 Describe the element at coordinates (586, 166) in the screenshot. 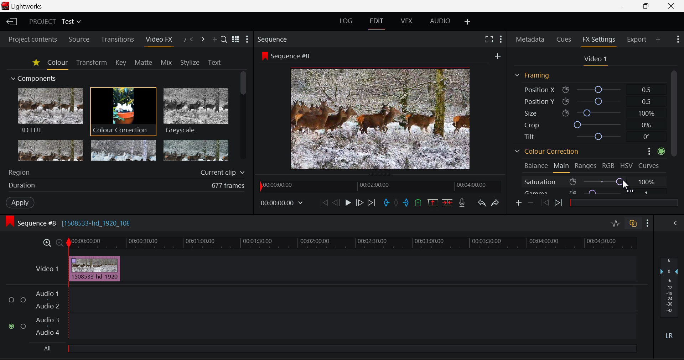

I see `Ranges` at that location.